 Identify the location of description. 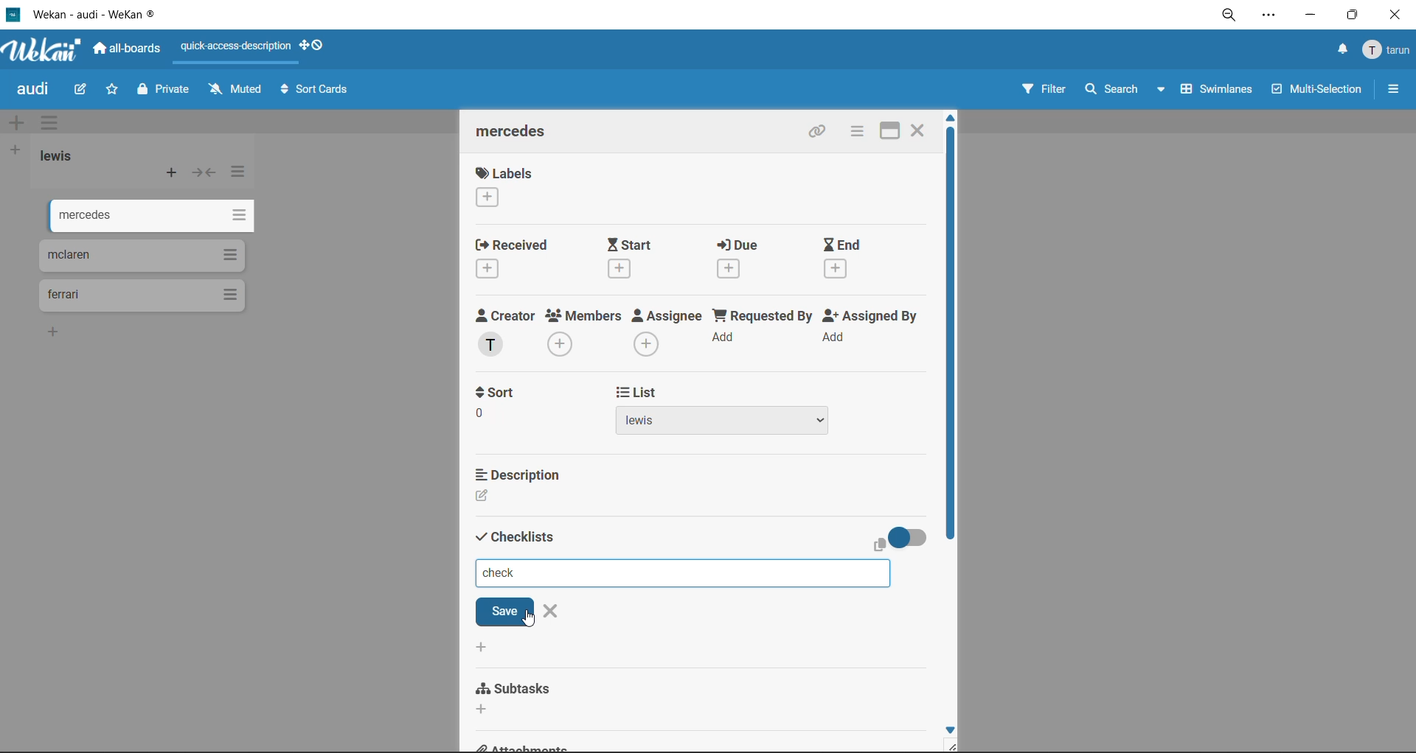
(519, 472).